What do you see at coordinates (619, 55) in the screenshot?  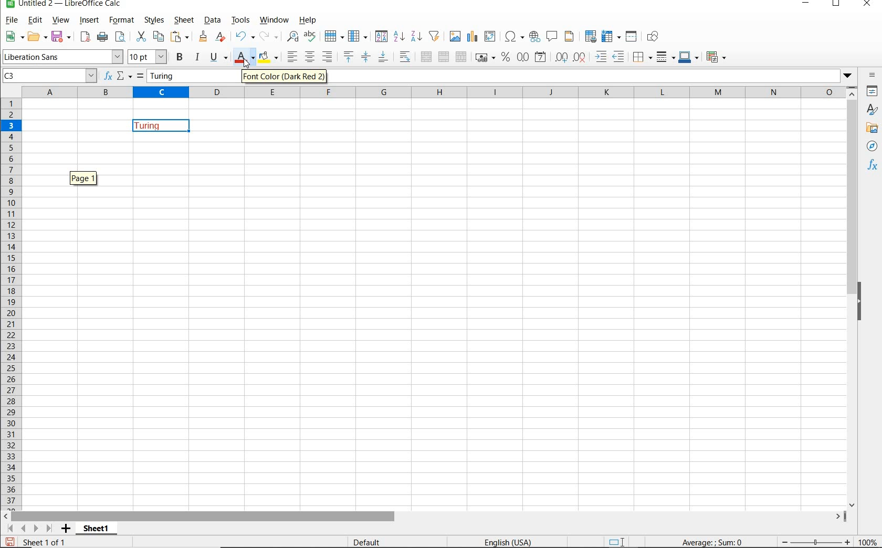 I see `DECREASE INDENT` at bounding box center [619, 55].